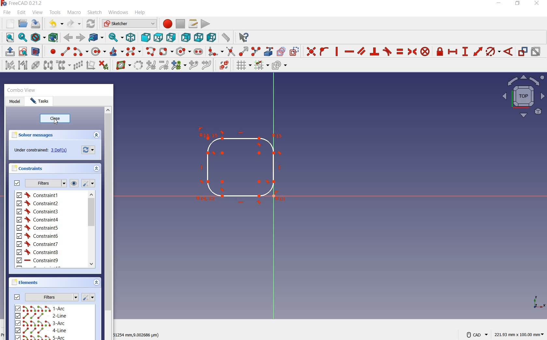  I want to click on increase b-spline degree, so click(151, 65).